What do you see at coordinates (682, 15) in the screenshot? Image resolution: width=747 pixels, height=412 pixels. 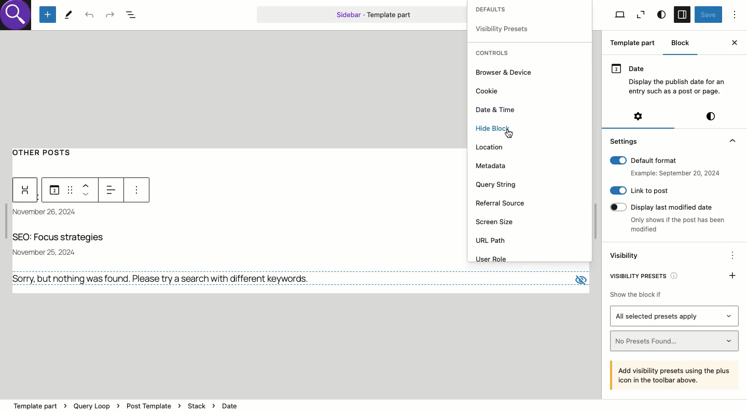 I see `Sidebar ` at bounding box center [682, 15].